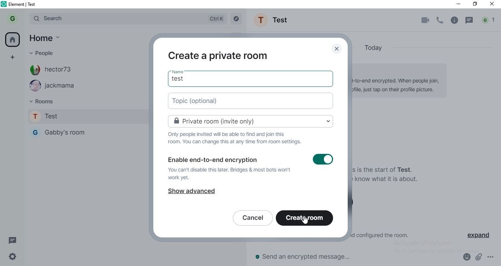  What do you see at coordinates (181, 78) in the screenshot?
I see `test` at bounding box center [181, 78].